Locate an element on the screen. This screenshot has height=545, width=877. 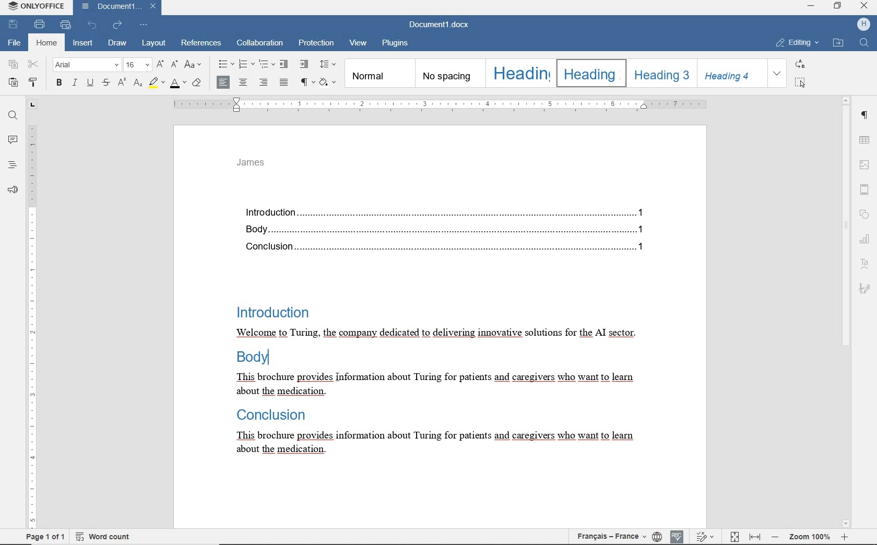
ITALIC is located at coordinates (75, 84).